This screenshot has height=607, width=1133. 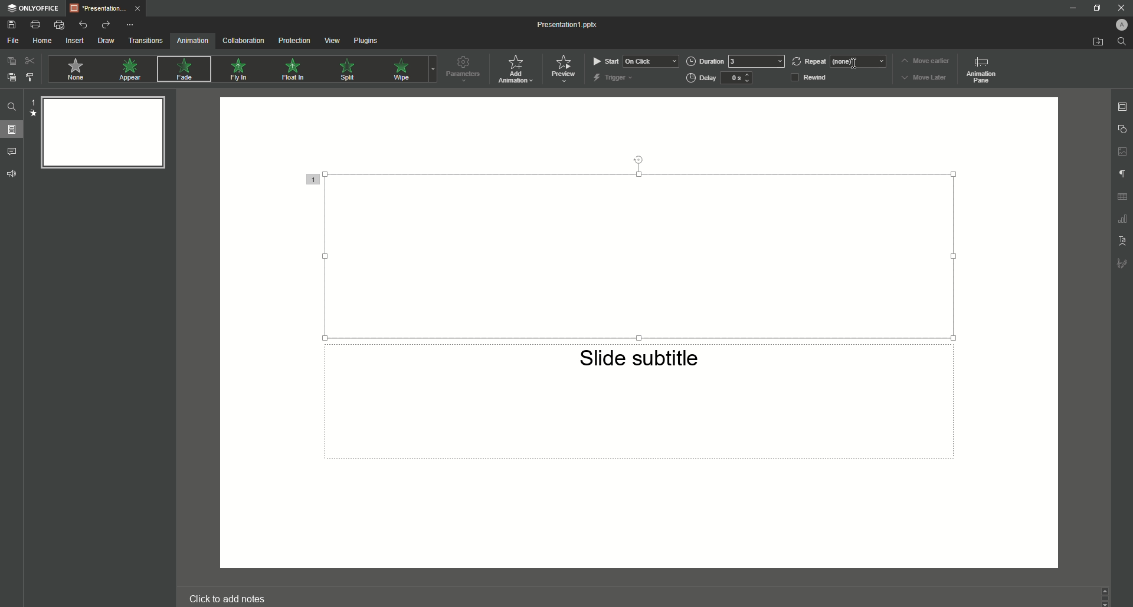 I want to click on Float In, so click(x=294, y=70).